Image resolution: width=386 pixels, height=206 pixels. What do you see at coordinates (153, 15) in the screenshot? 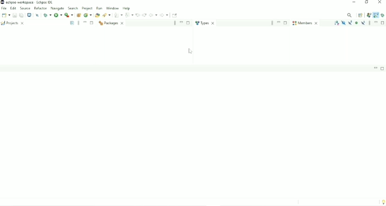
I see `back` at bounding box center [153, 15].